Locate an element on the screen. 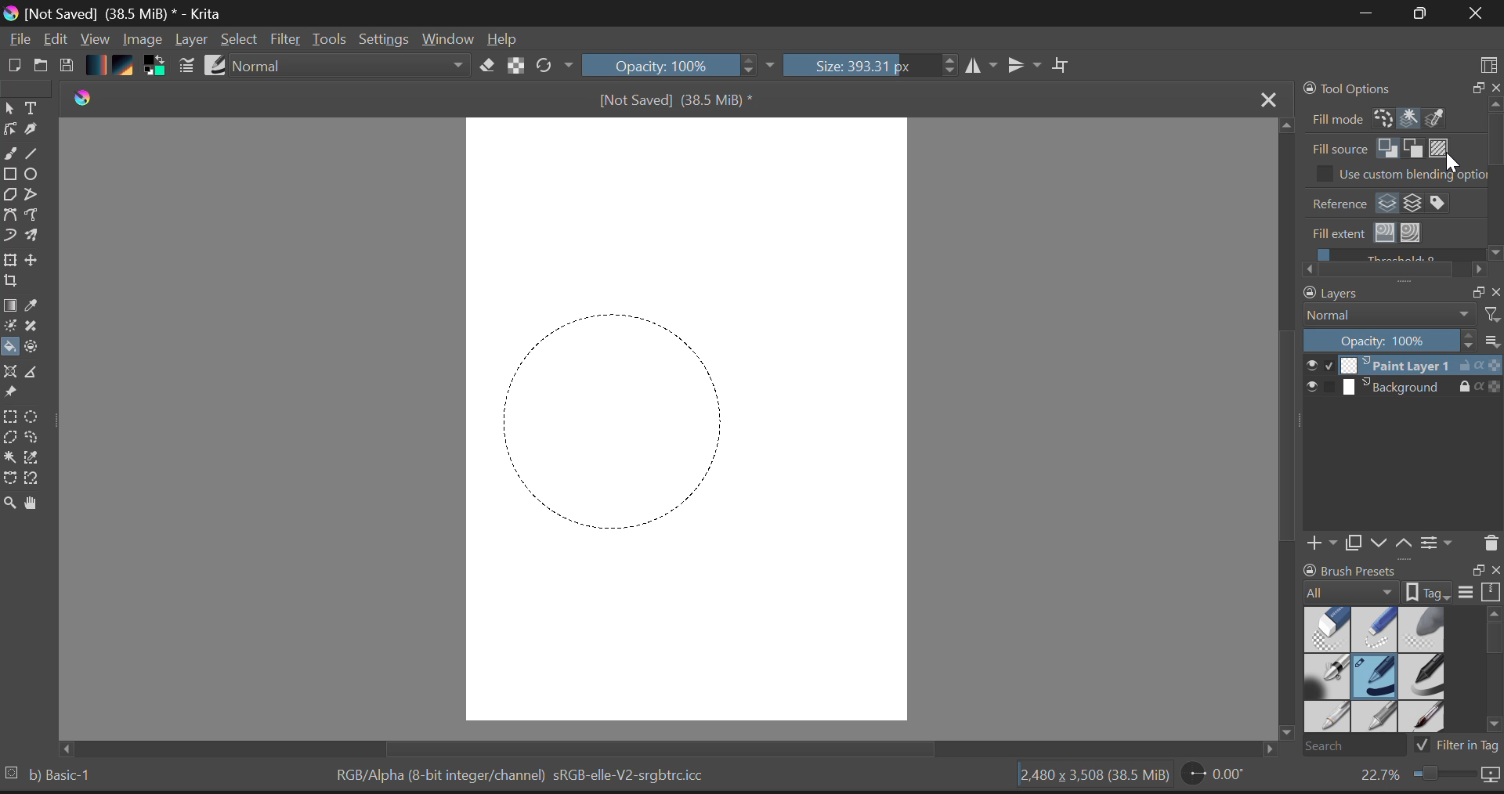 Image resolution: width=1504 pixels, height=794 pixels. Continuous Selection is located at coordinates (13, 458).